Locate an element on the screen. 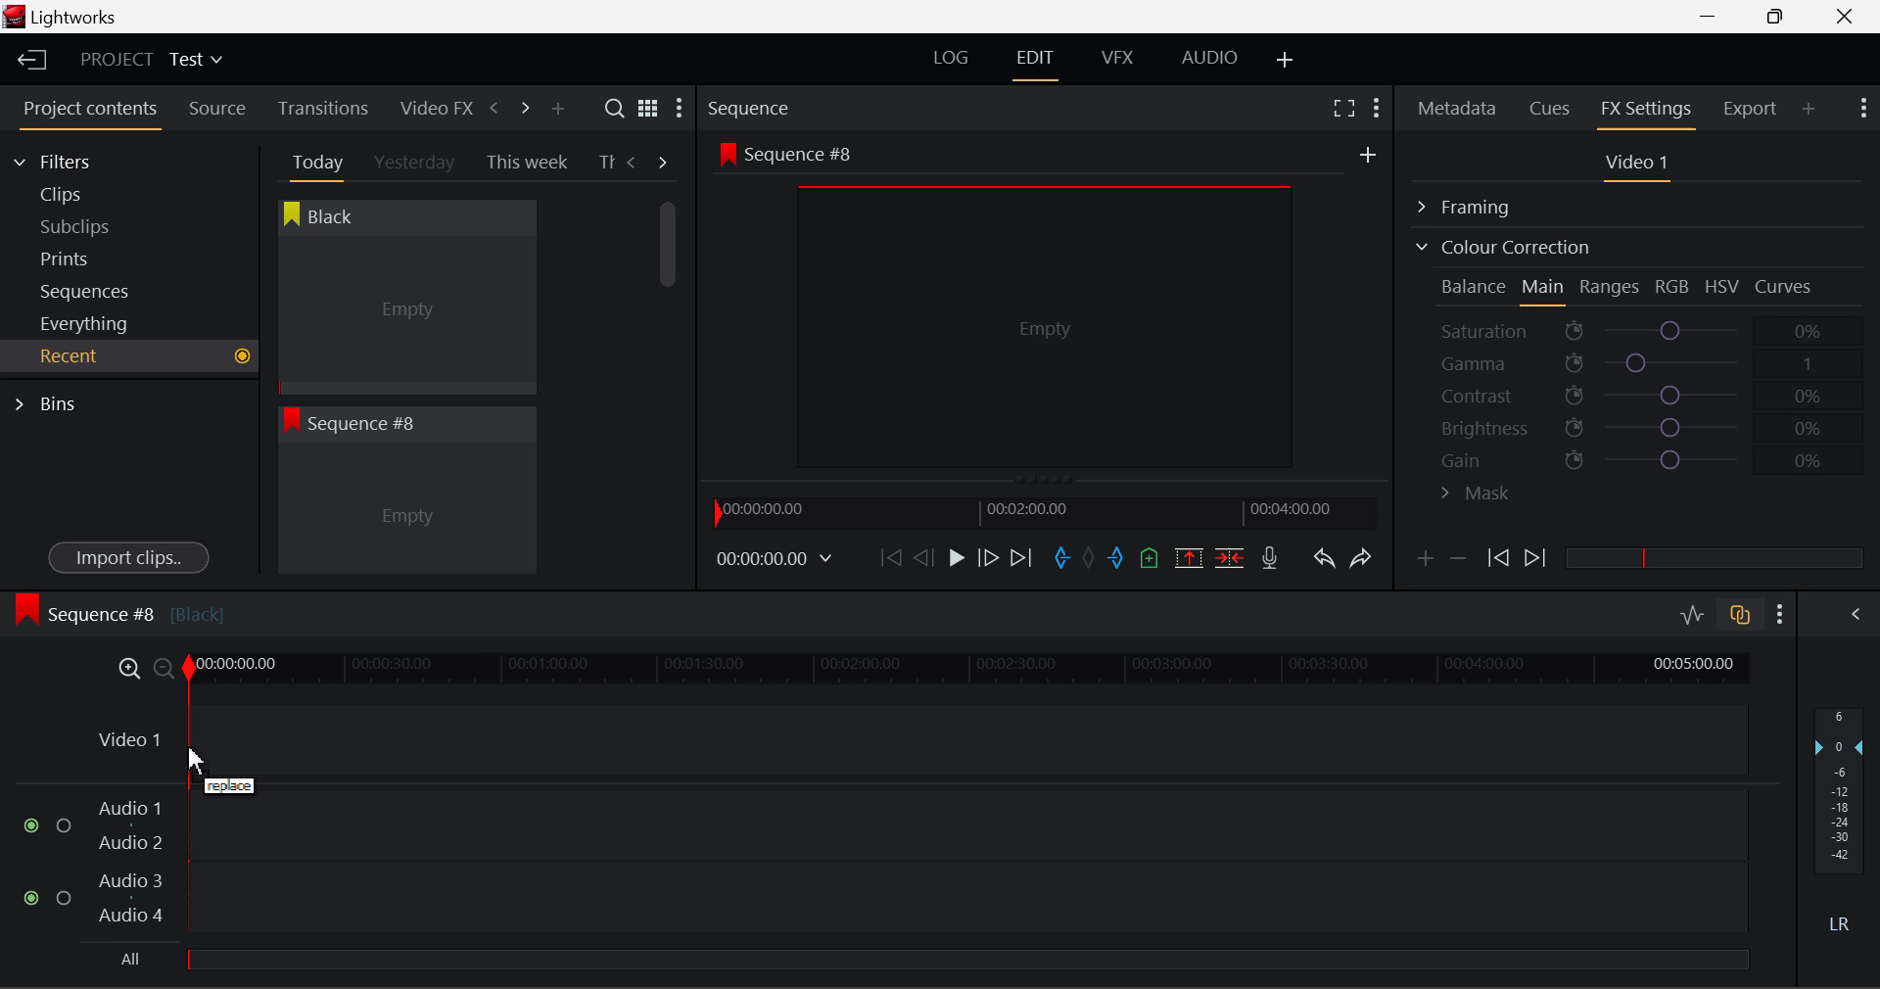  Project Timeline Navigator is located at coordinates (1042, 512).